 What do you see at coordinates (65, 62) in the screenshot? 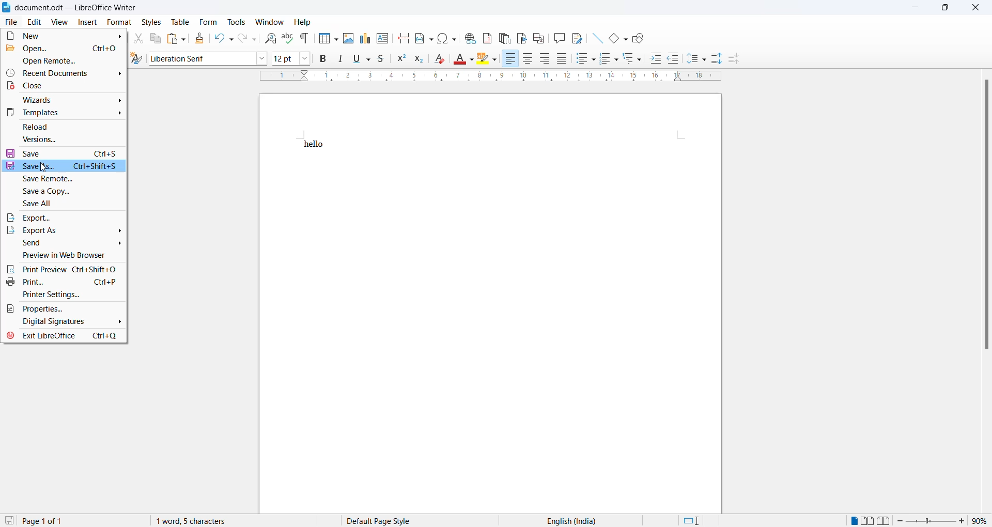
I see `Open remote` at bounding box center [65, 62].